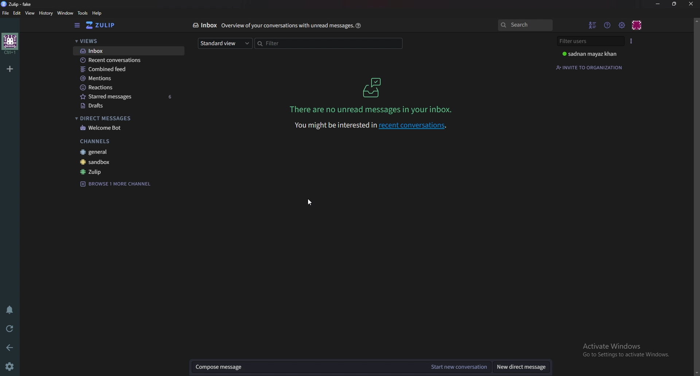 This screenshot has width=700, height=376. What do you see at coordinates (591, 40) in the screenshot?
I see `Filter users` at bounding box center [591, 40].